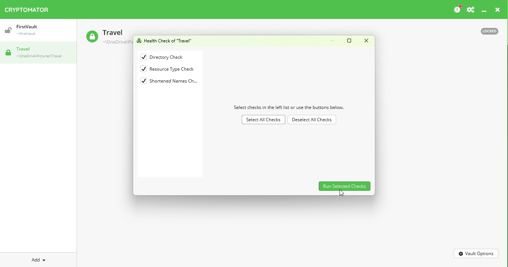 This screenshot has height=267, width=508. I want to click on checked checkbox, so click(142, 80).